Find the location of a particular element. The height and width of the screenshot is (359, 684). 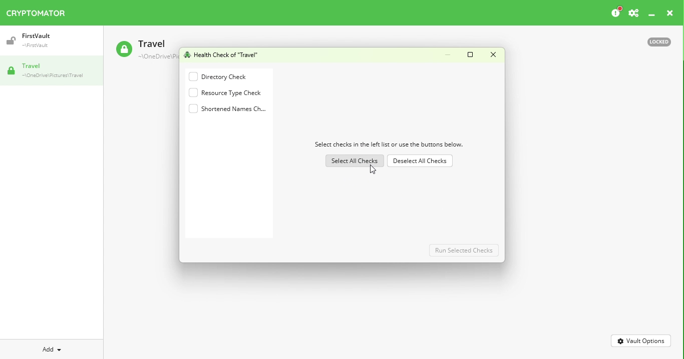

Vault is located at coordinates (34, 38).